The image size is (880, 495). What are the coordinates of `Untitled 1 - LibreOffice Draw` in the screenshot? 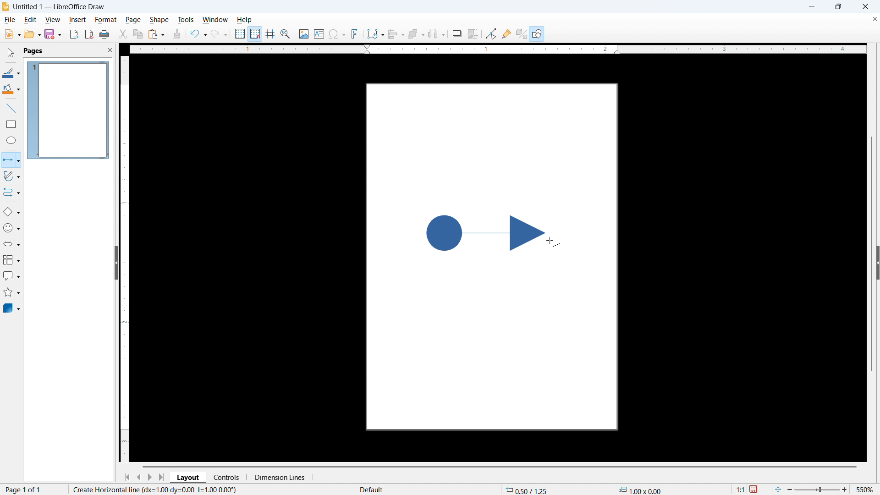 It's located at (60, 7).